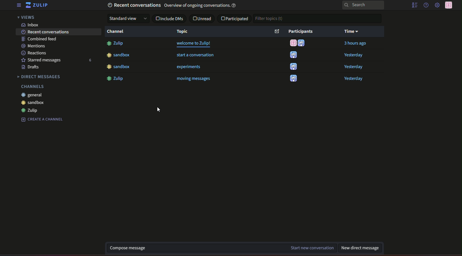 The image size is (462, 256). Describe the element at coordinates (156, 109) in the screenshot. I see `cursor` at that location.